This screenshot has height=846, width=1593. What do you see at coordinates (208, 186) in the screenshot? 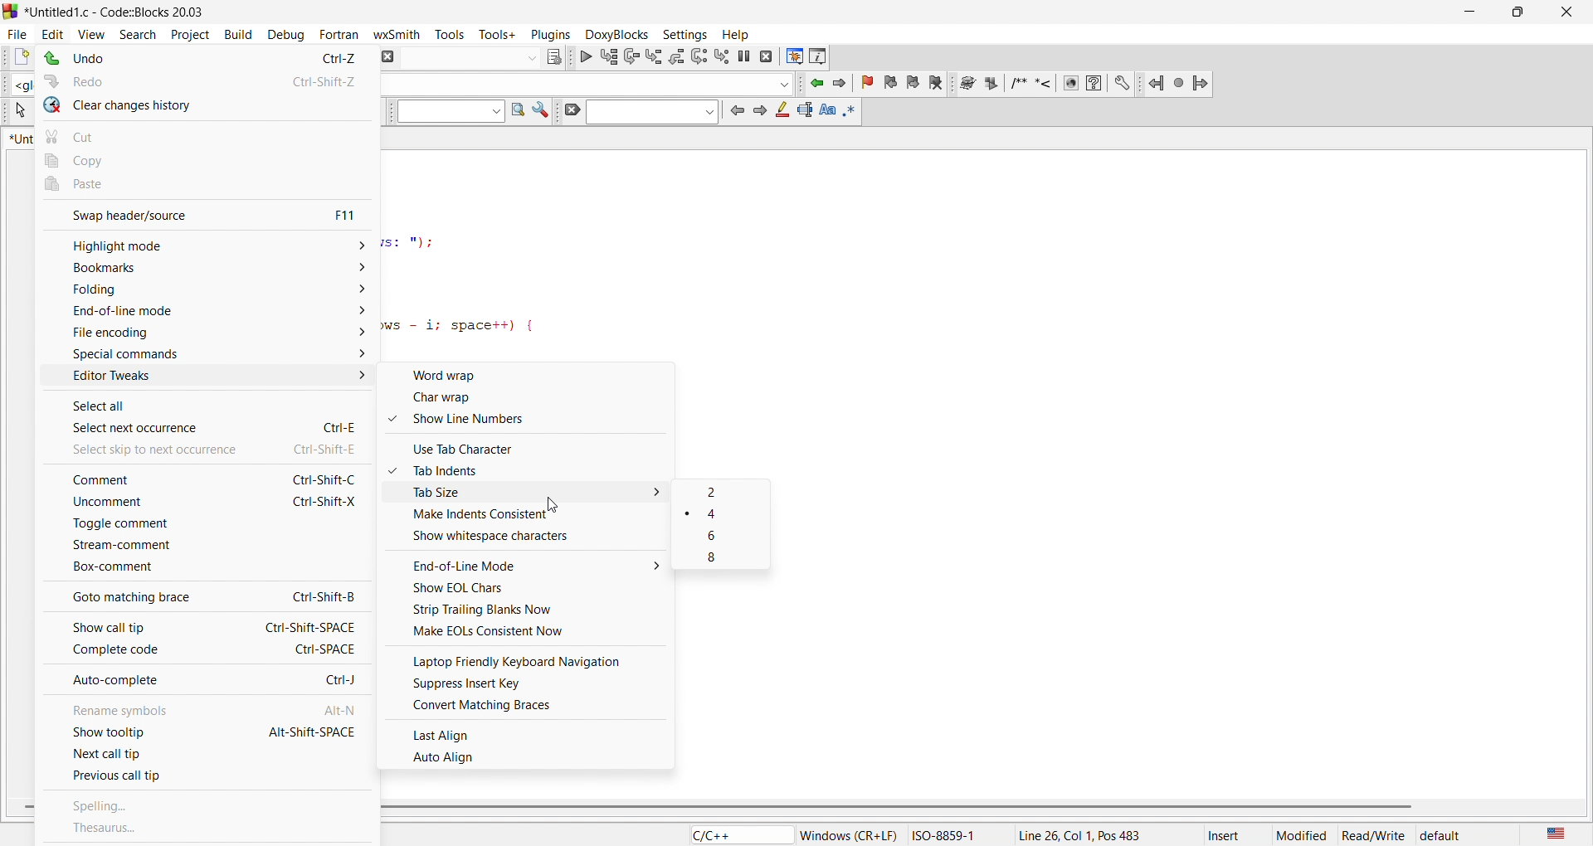
I see `paste` at bounding box center [208, 186].